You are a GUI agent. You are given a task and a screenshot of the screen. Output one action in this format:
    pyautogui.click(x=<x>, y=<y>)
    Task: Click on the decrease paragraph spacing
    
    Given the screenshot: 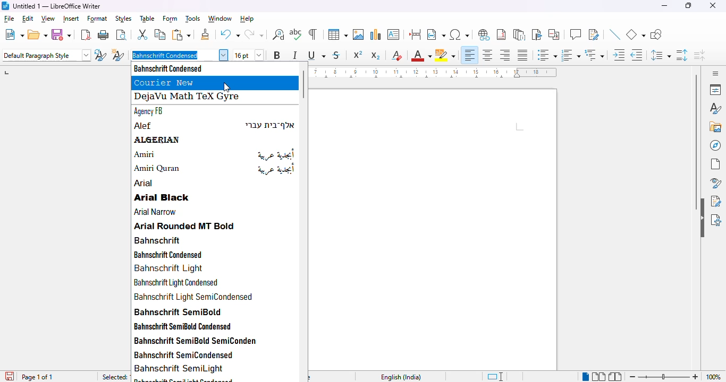 What is the action you would take?
    pyautogui.click(x=700, y=56)
    